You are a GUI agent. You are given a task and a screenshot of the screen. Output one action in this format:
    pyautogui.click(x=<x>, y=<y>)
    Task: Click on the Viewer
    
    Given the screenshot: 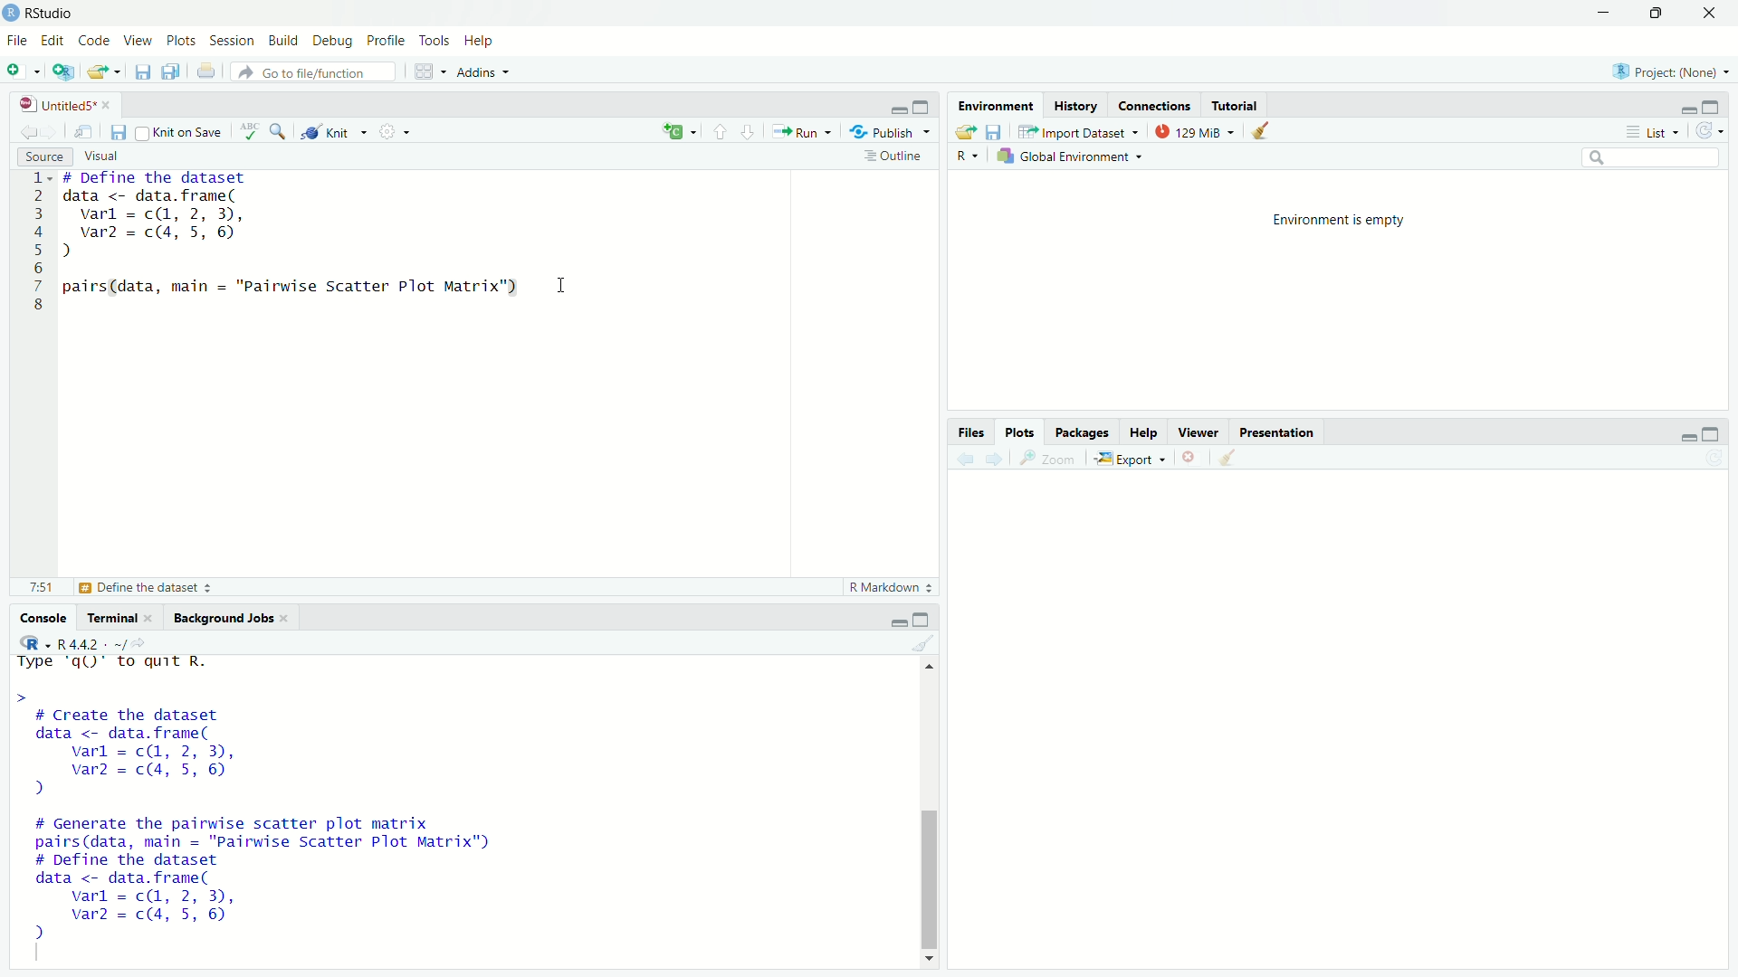 What is the action you would take?
    pyautogui.click(x=1198, y=432)
    